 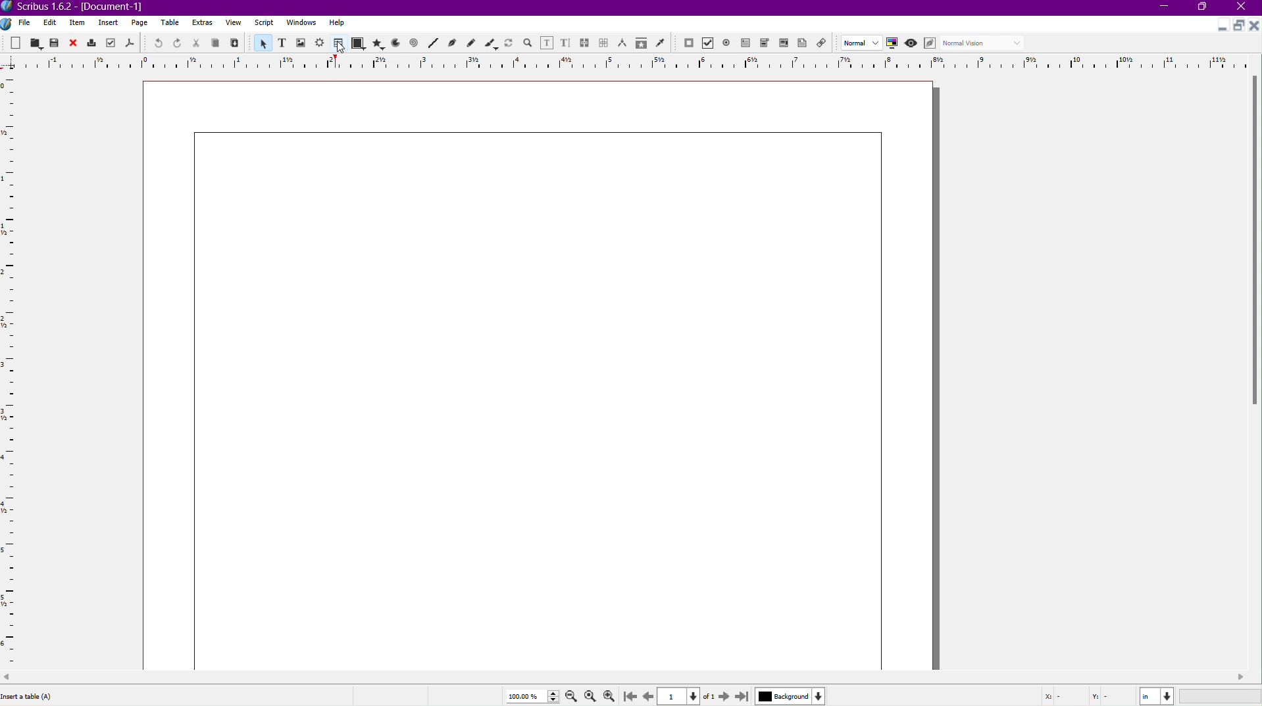 I want to click on Zoom In, so click(x=612, y=695).